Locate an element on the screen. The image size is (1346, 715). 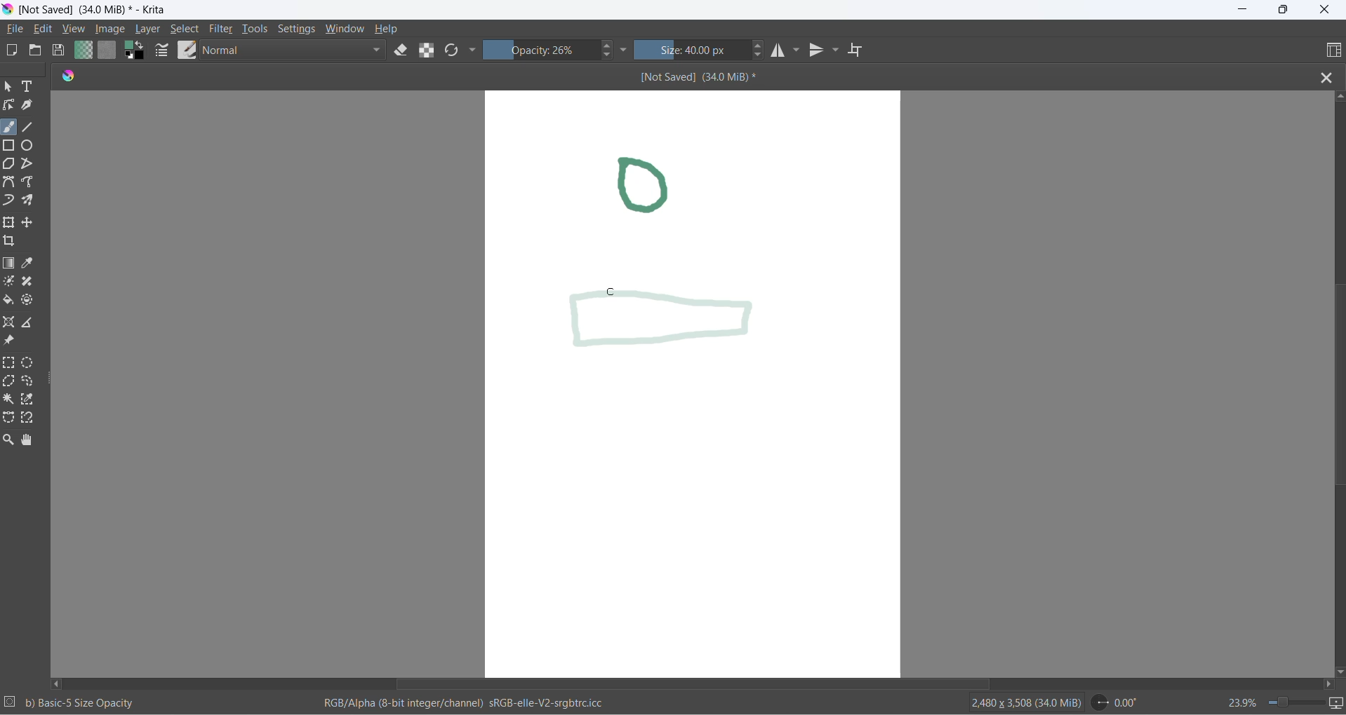
rectangle tool is located at coordinates (11, 146).